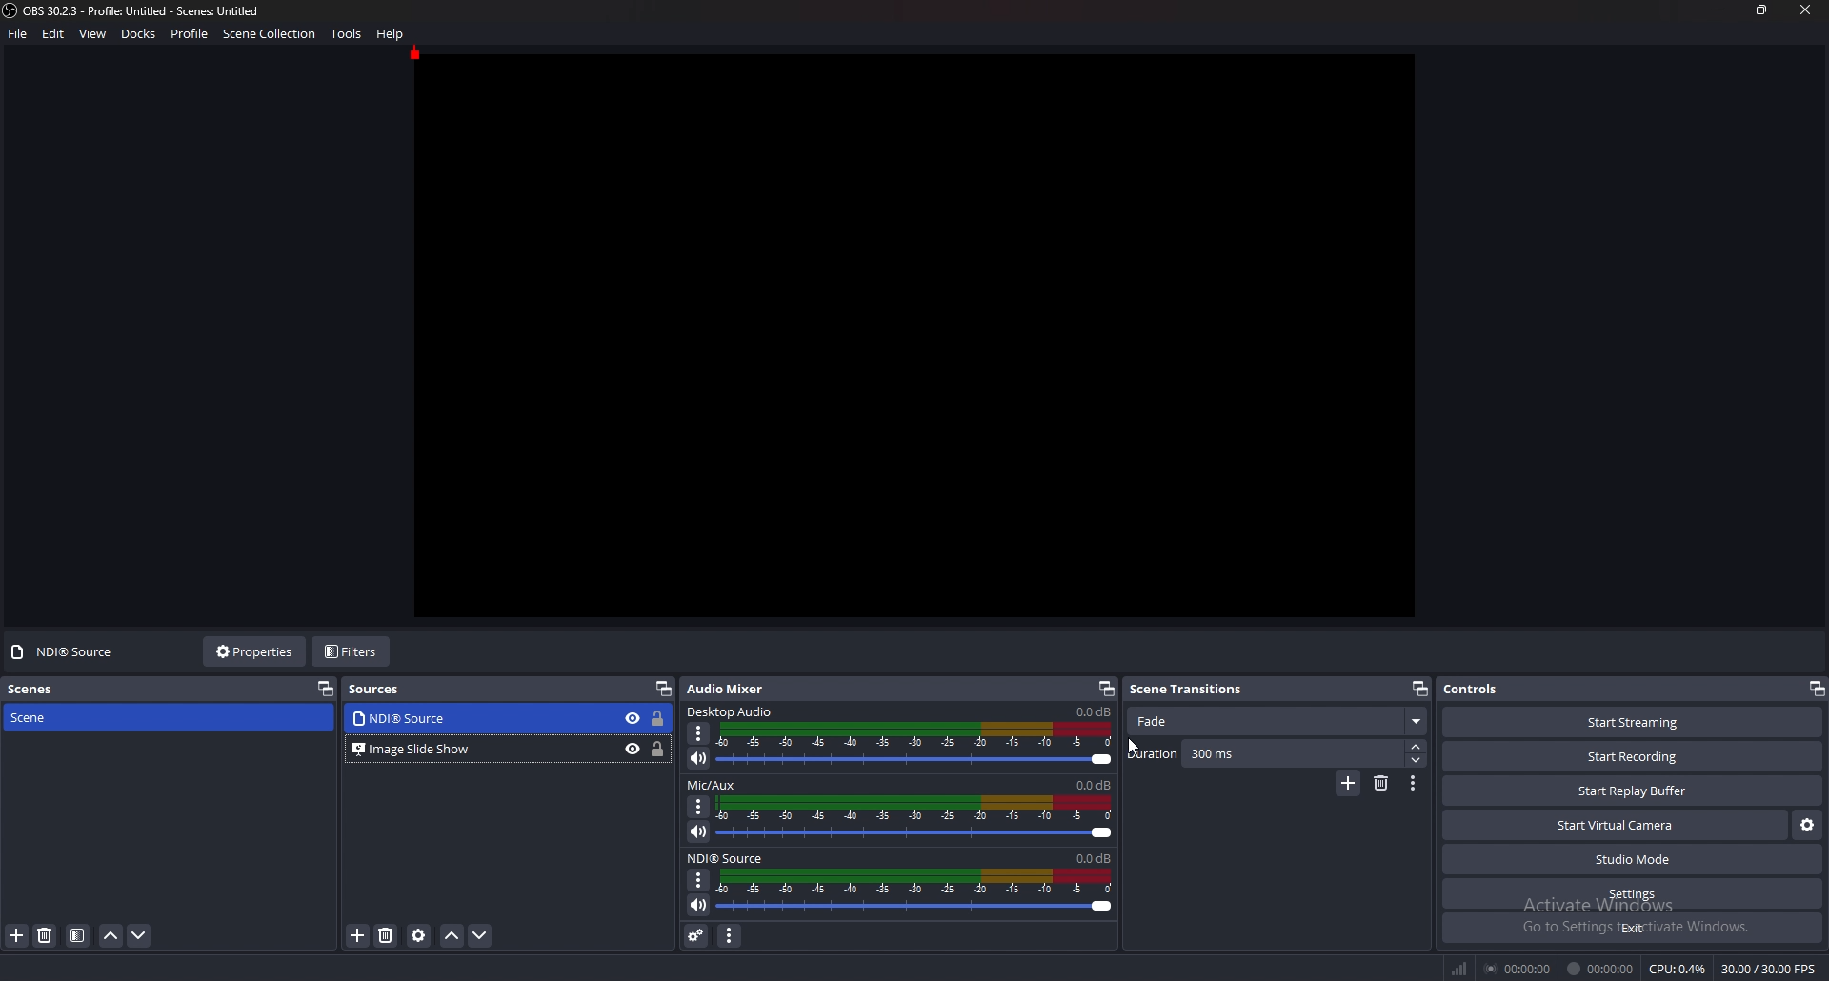 This screenshot has width=1829, height=981. I want to click on scenes, so click(49, 689).